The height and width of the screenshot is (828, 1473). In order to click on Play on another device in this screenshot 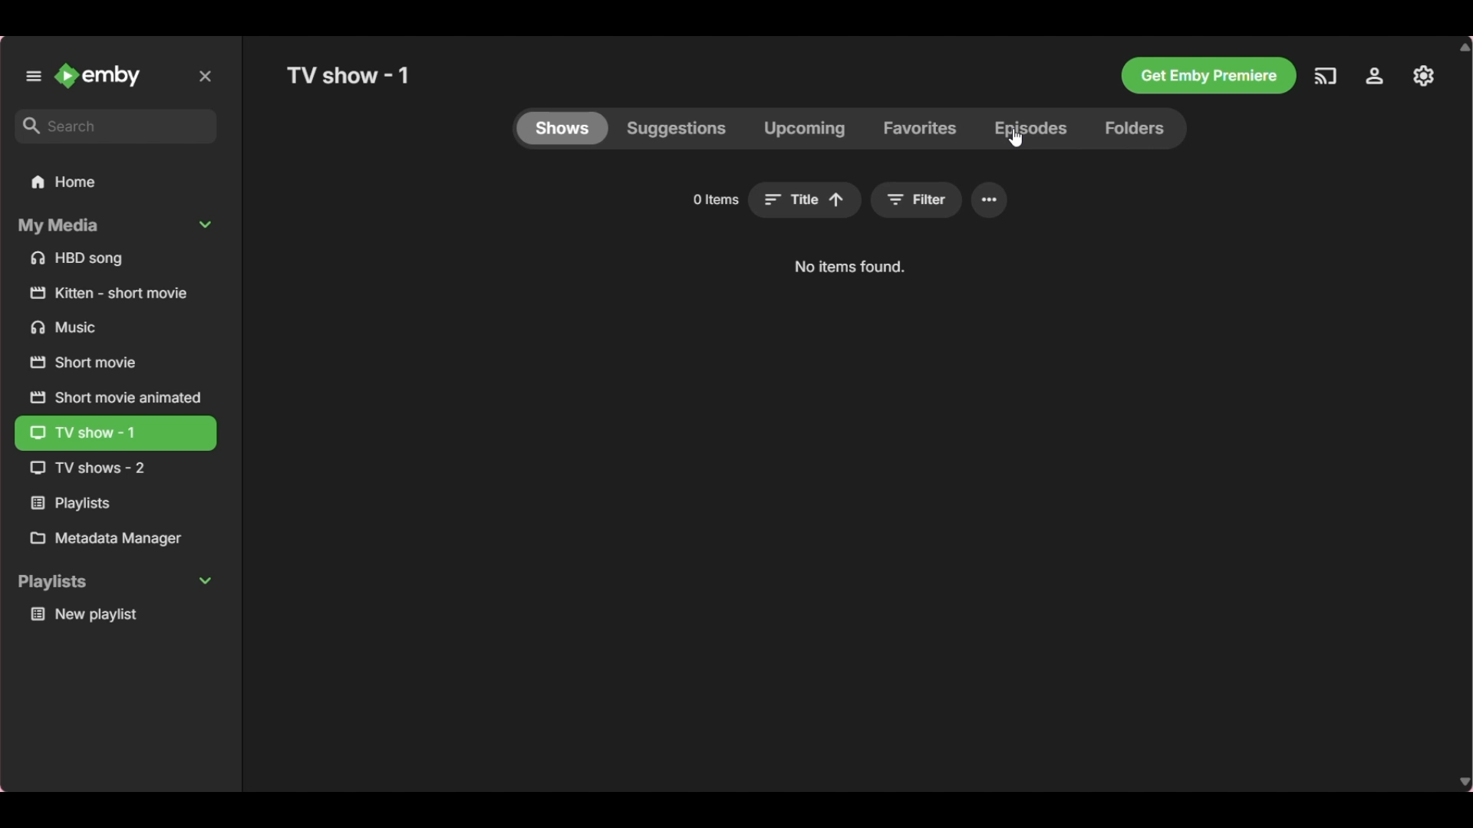, I will do `click(1325, 76)`.